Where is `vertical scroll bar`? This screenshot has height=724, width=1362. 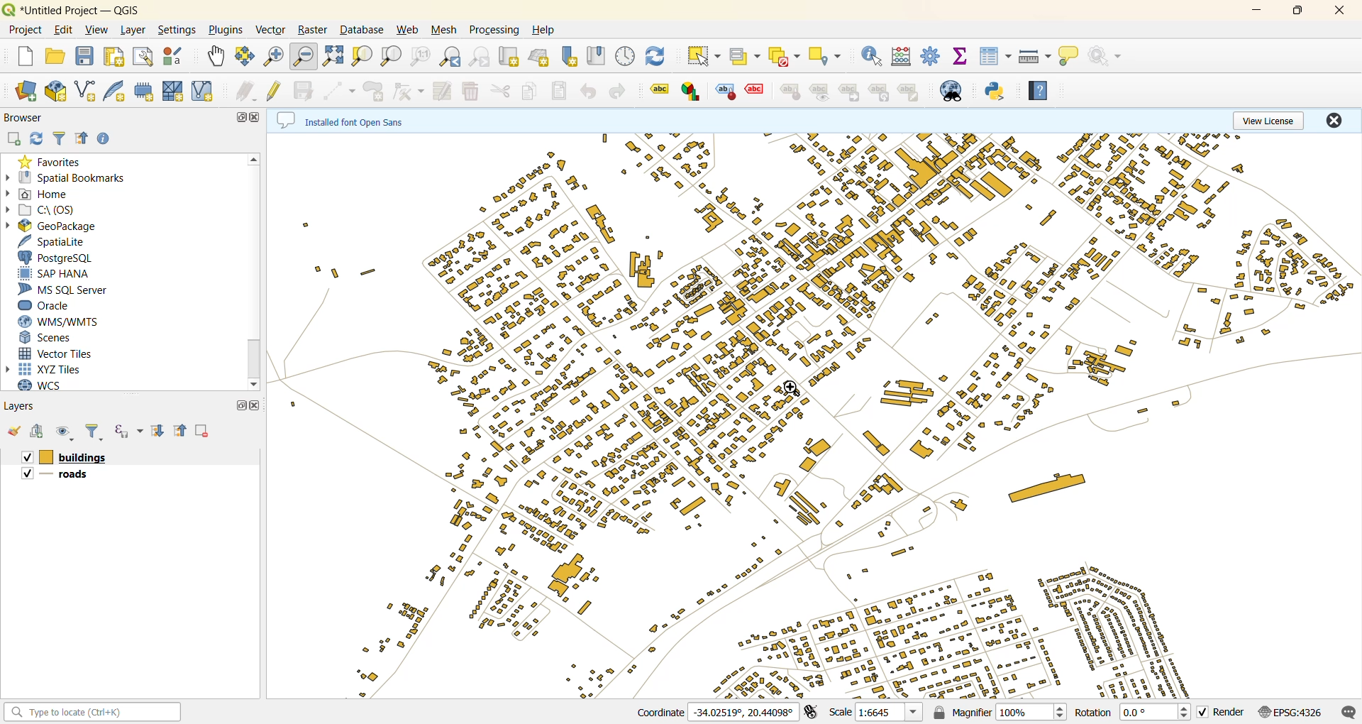
vertical scroll bar is located at coordinates (252, 271).